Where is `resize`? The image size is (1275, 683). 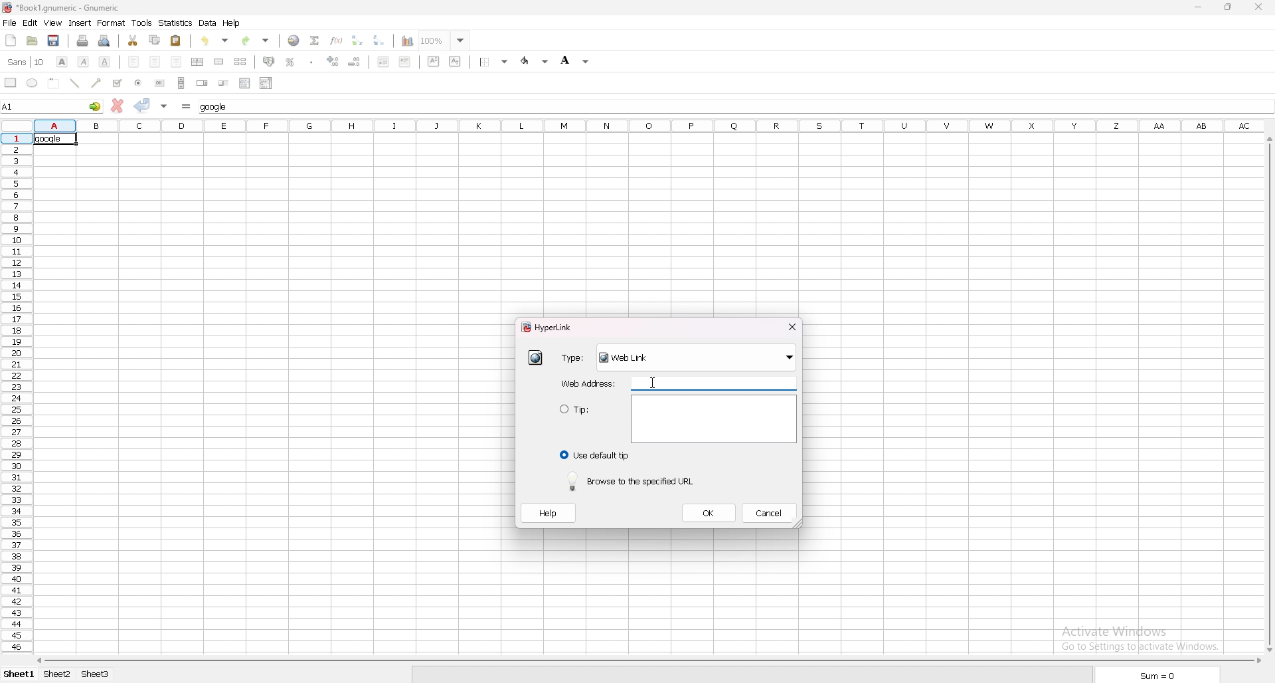
resize is located at coordinates (1229, 7).